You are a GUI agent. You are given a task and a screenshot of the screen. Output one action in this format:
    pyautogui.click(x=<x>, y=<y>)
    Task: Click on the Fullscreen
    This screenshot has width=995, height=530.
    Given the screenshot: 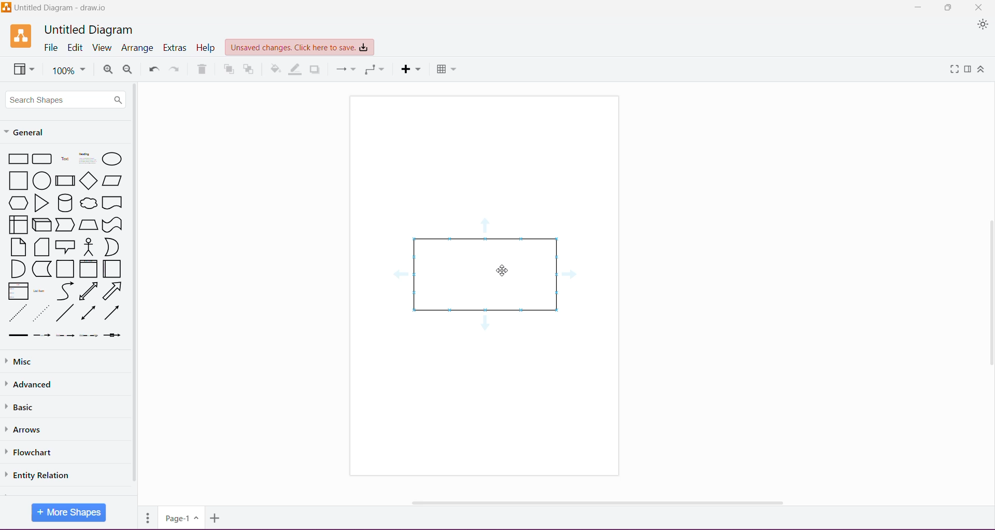 What is the action you would take?
    pyautogui.click(x=955, y=69)
    